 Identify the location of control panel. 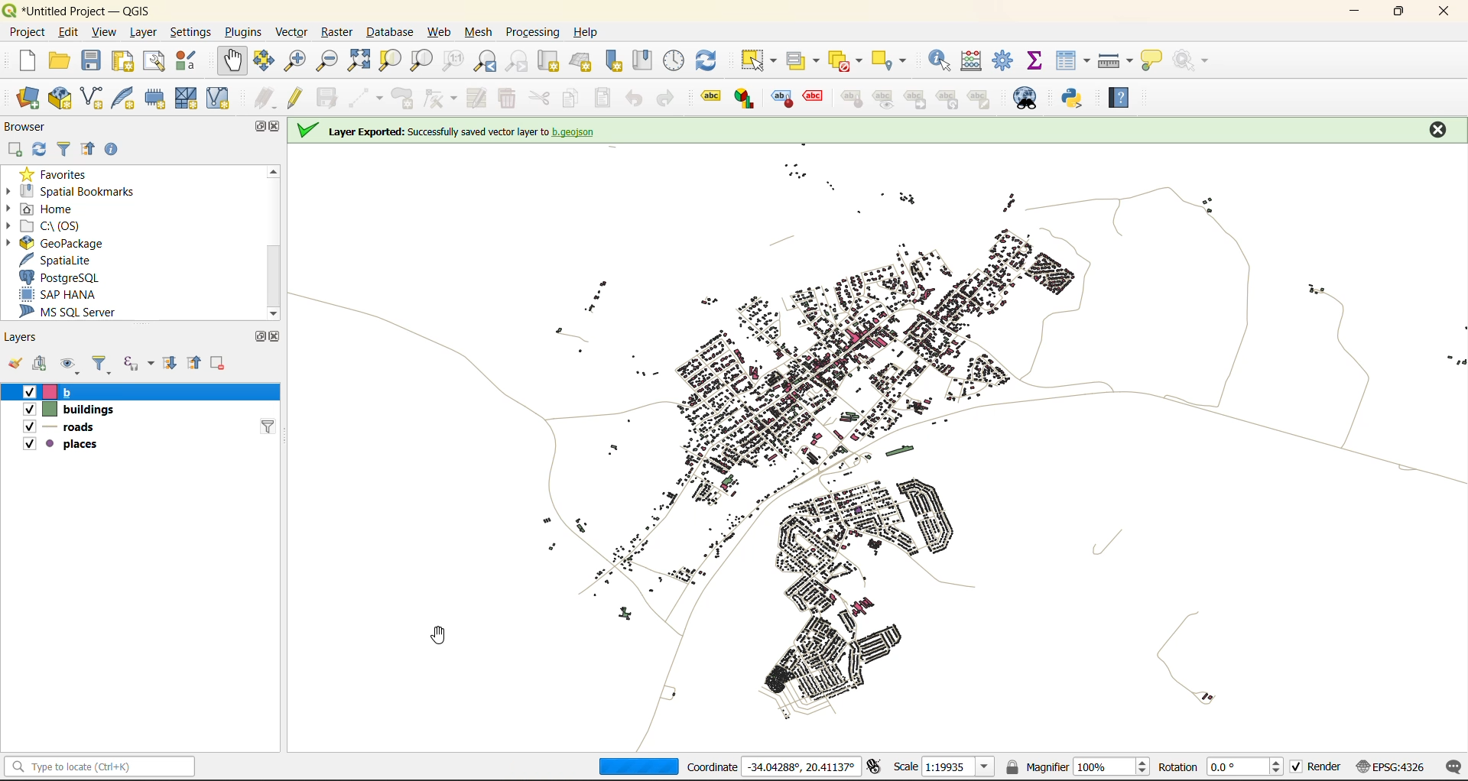
(675, 60).